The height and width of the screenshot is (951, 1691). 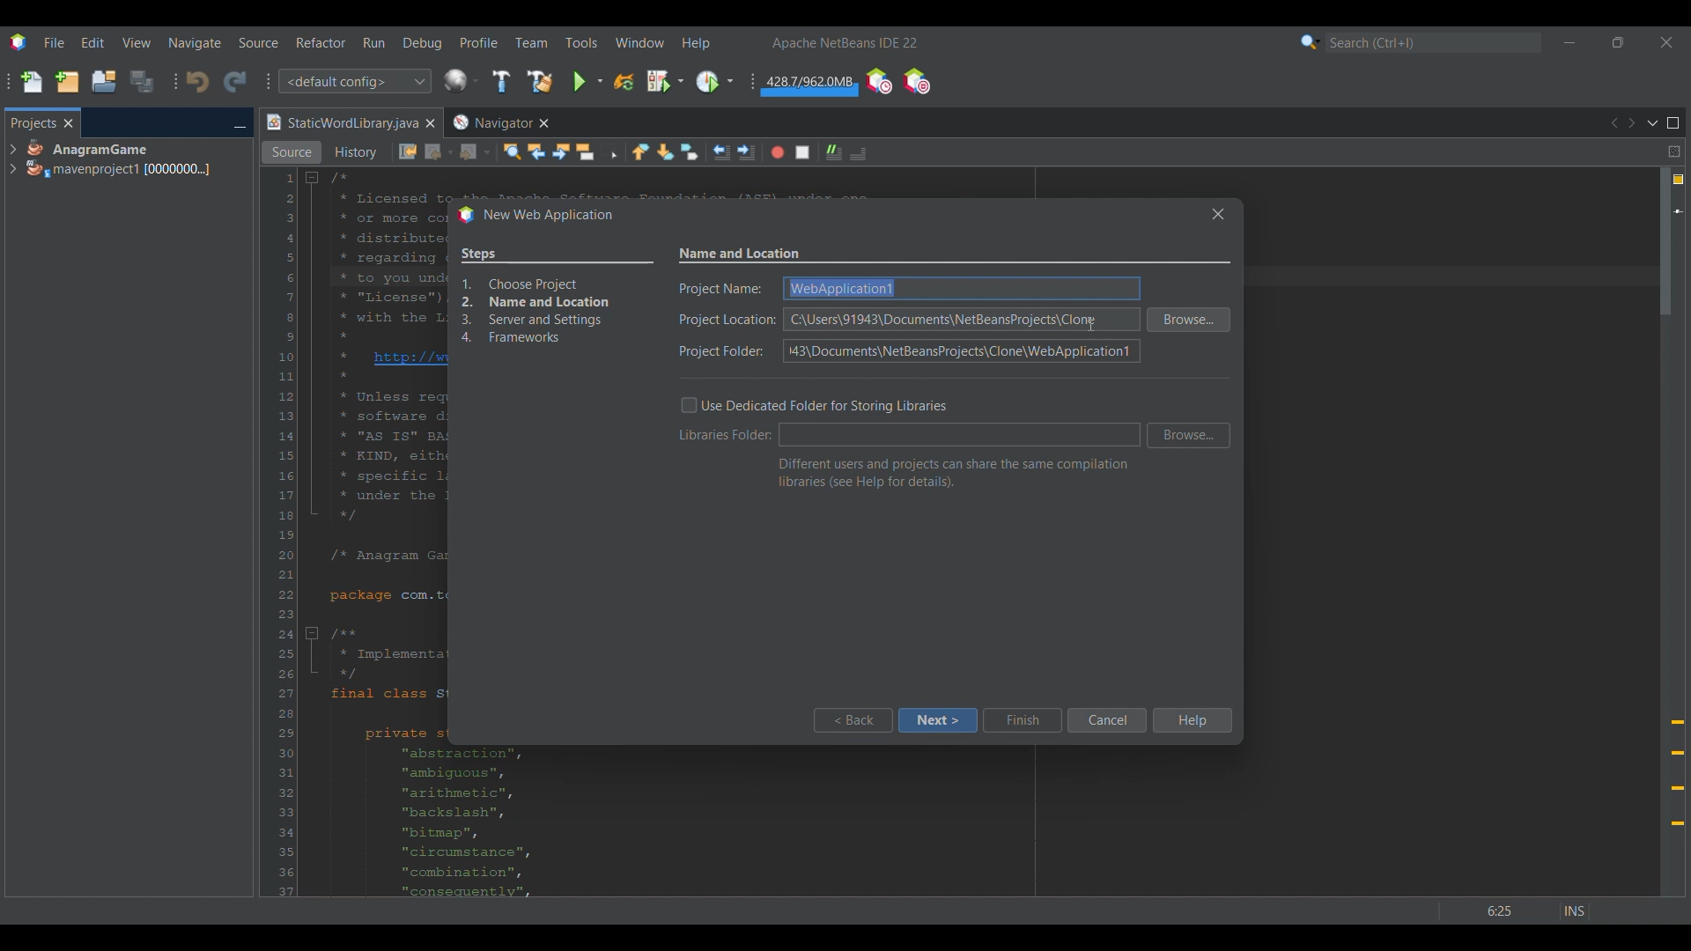 What do you see at coordinates (292, 152) in the screenshot?
I see `Source view` at bounding box center [292, 152].